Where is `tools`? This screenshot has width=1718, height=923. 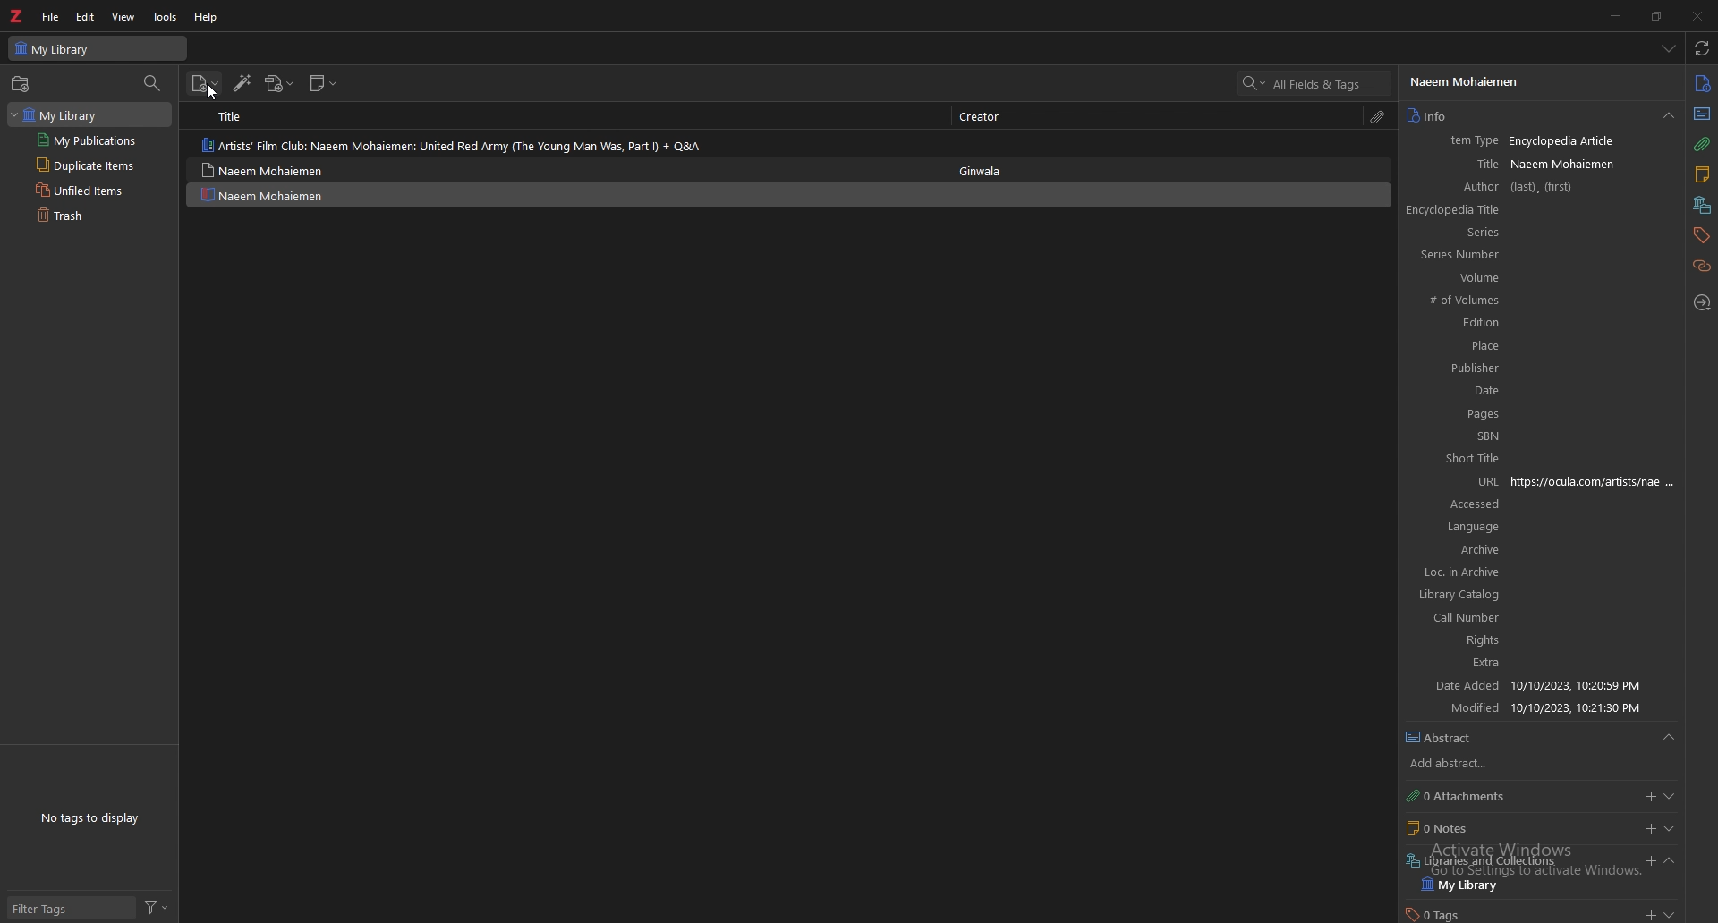 tools is located at coordinates (166, 16).